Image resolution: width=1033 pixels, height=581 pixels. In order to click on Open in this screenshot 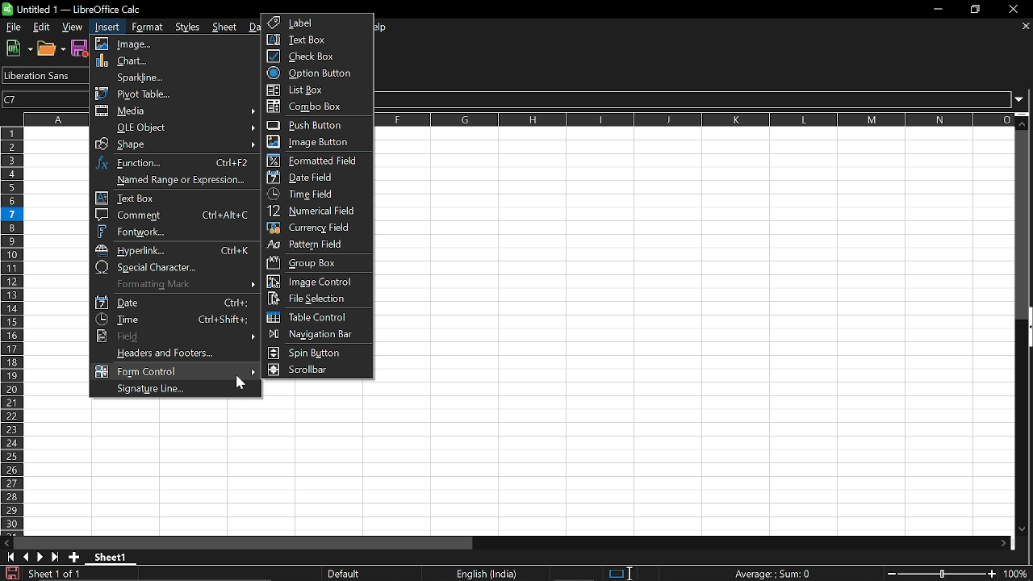, I will do `click(52, 48)`.